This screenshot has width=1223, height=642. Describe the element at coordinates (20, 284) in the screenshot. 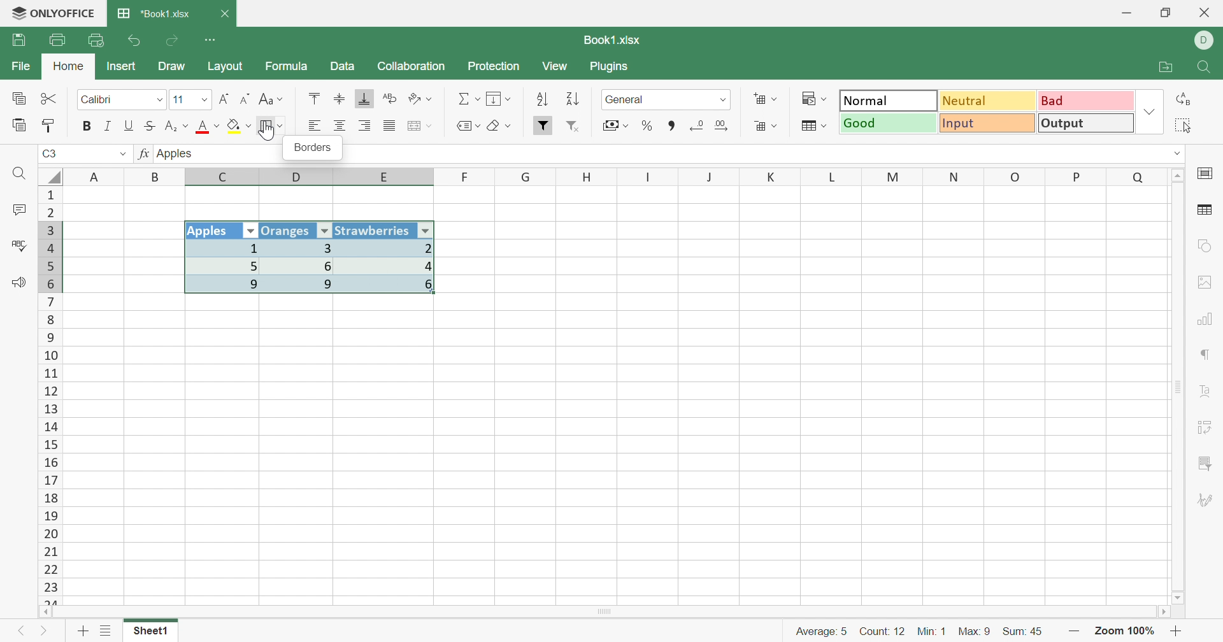

I see `Feedback & Support` at that location.